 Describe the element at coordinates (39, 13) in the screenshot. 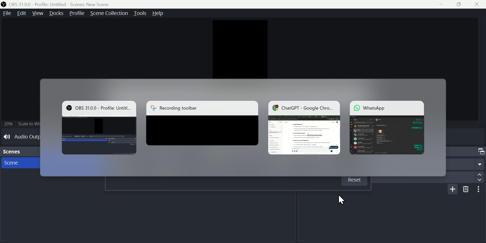

I see `view` at that location.